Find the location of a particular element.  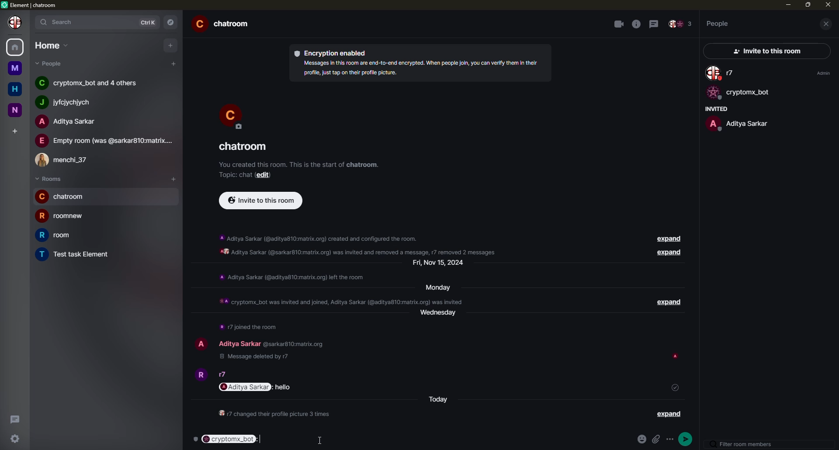

room is located at coordinates (243, 147).